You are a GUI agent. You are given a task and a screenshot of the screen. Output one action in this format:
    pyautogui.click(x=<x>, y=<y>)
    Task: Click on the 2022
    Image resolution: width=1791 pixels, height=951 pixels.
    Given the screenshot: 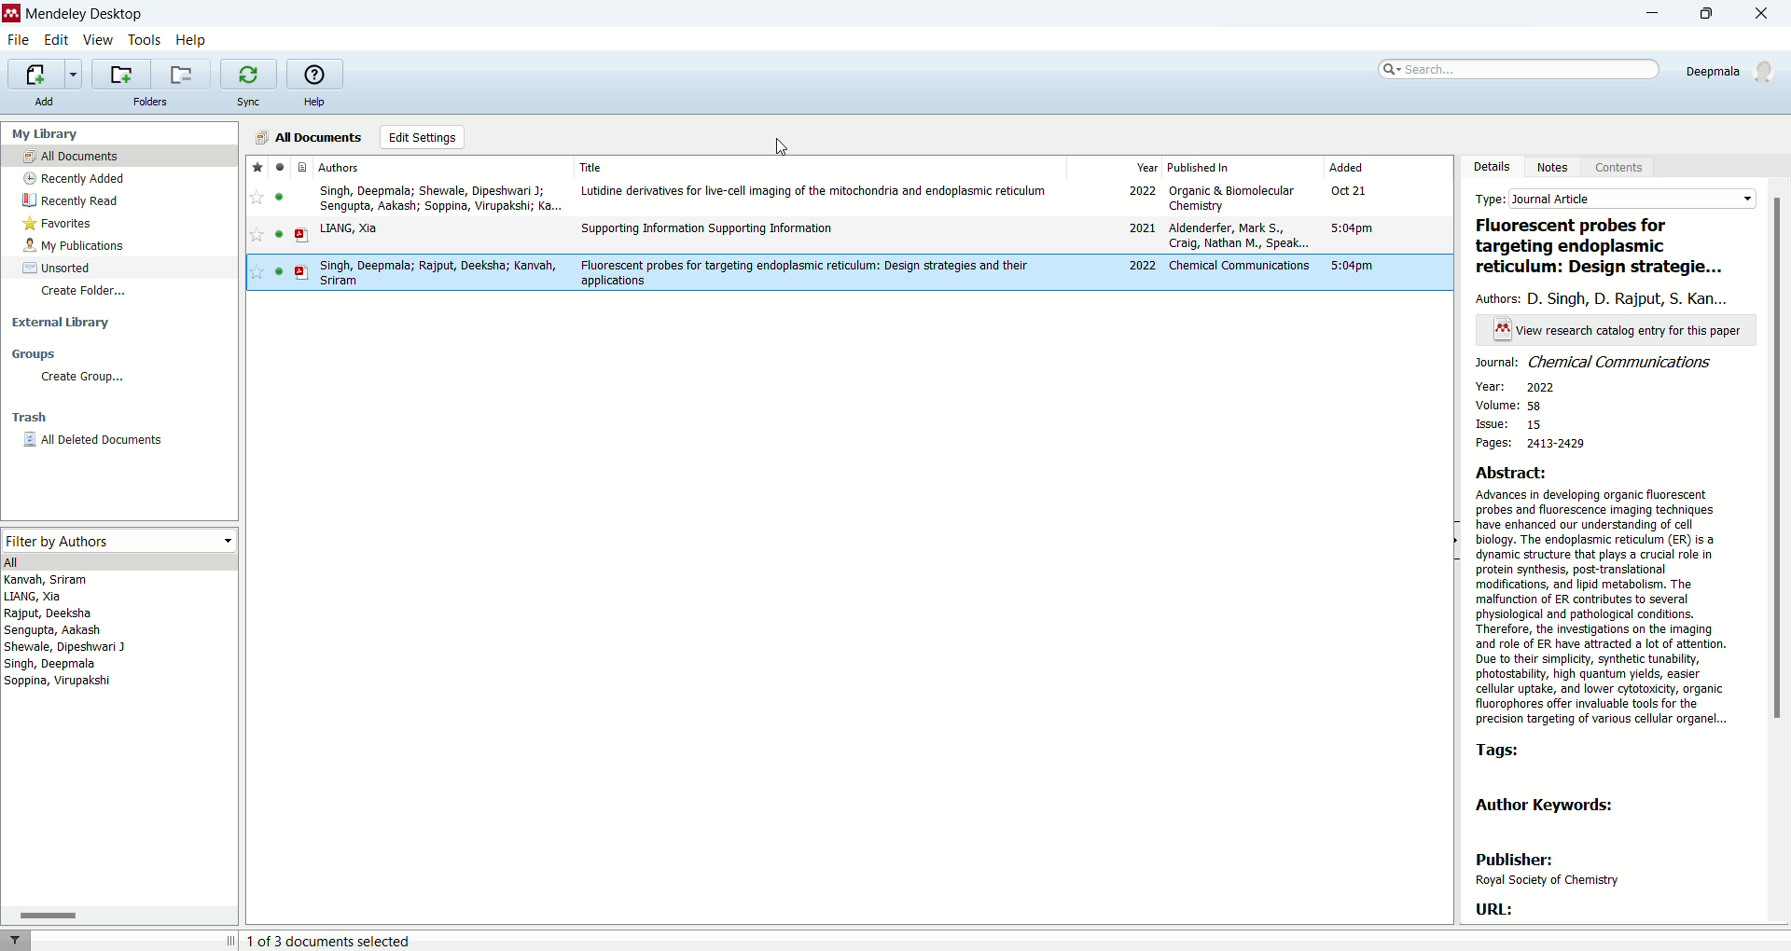 What is the action you would take?
    pyautogui.click(x=1140, y=192)
    